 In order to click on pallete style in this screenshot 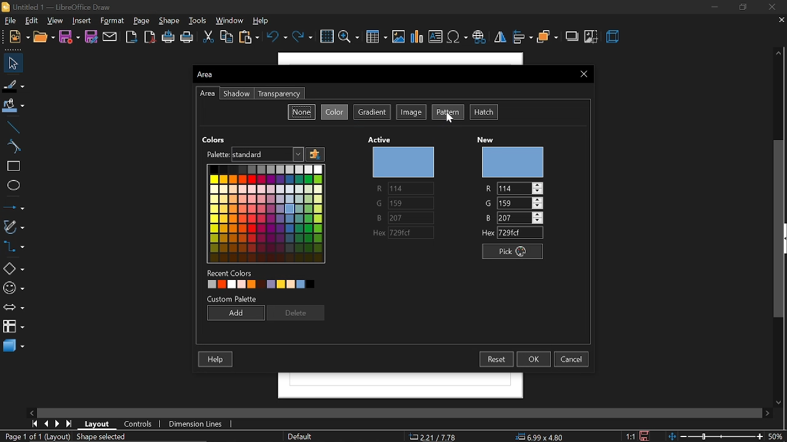, I will do `click(246, 154)`.